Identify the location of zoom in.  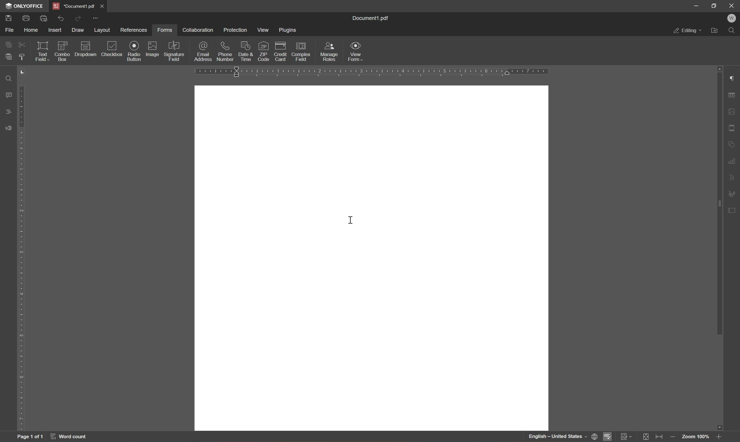
(719, 437).